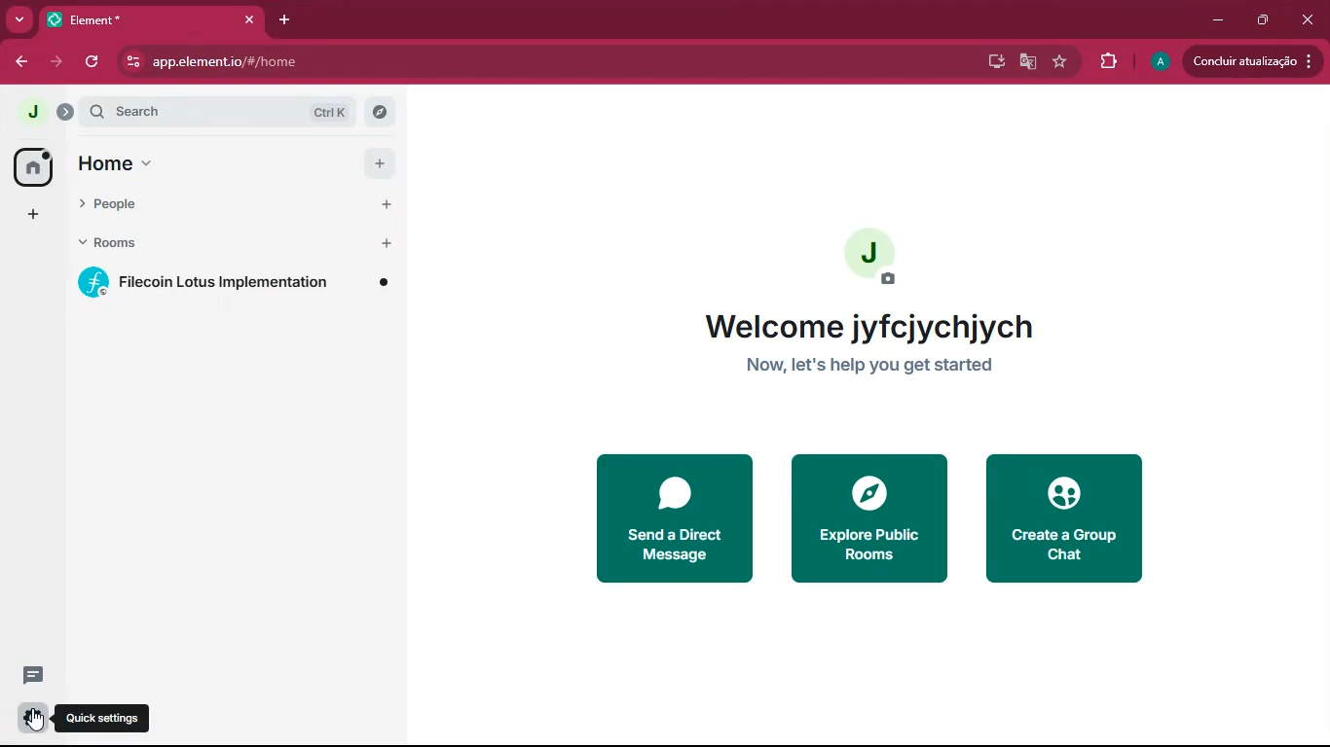 This screenshot has width=1330, height=747. I want to click on add, so click(31, 214).